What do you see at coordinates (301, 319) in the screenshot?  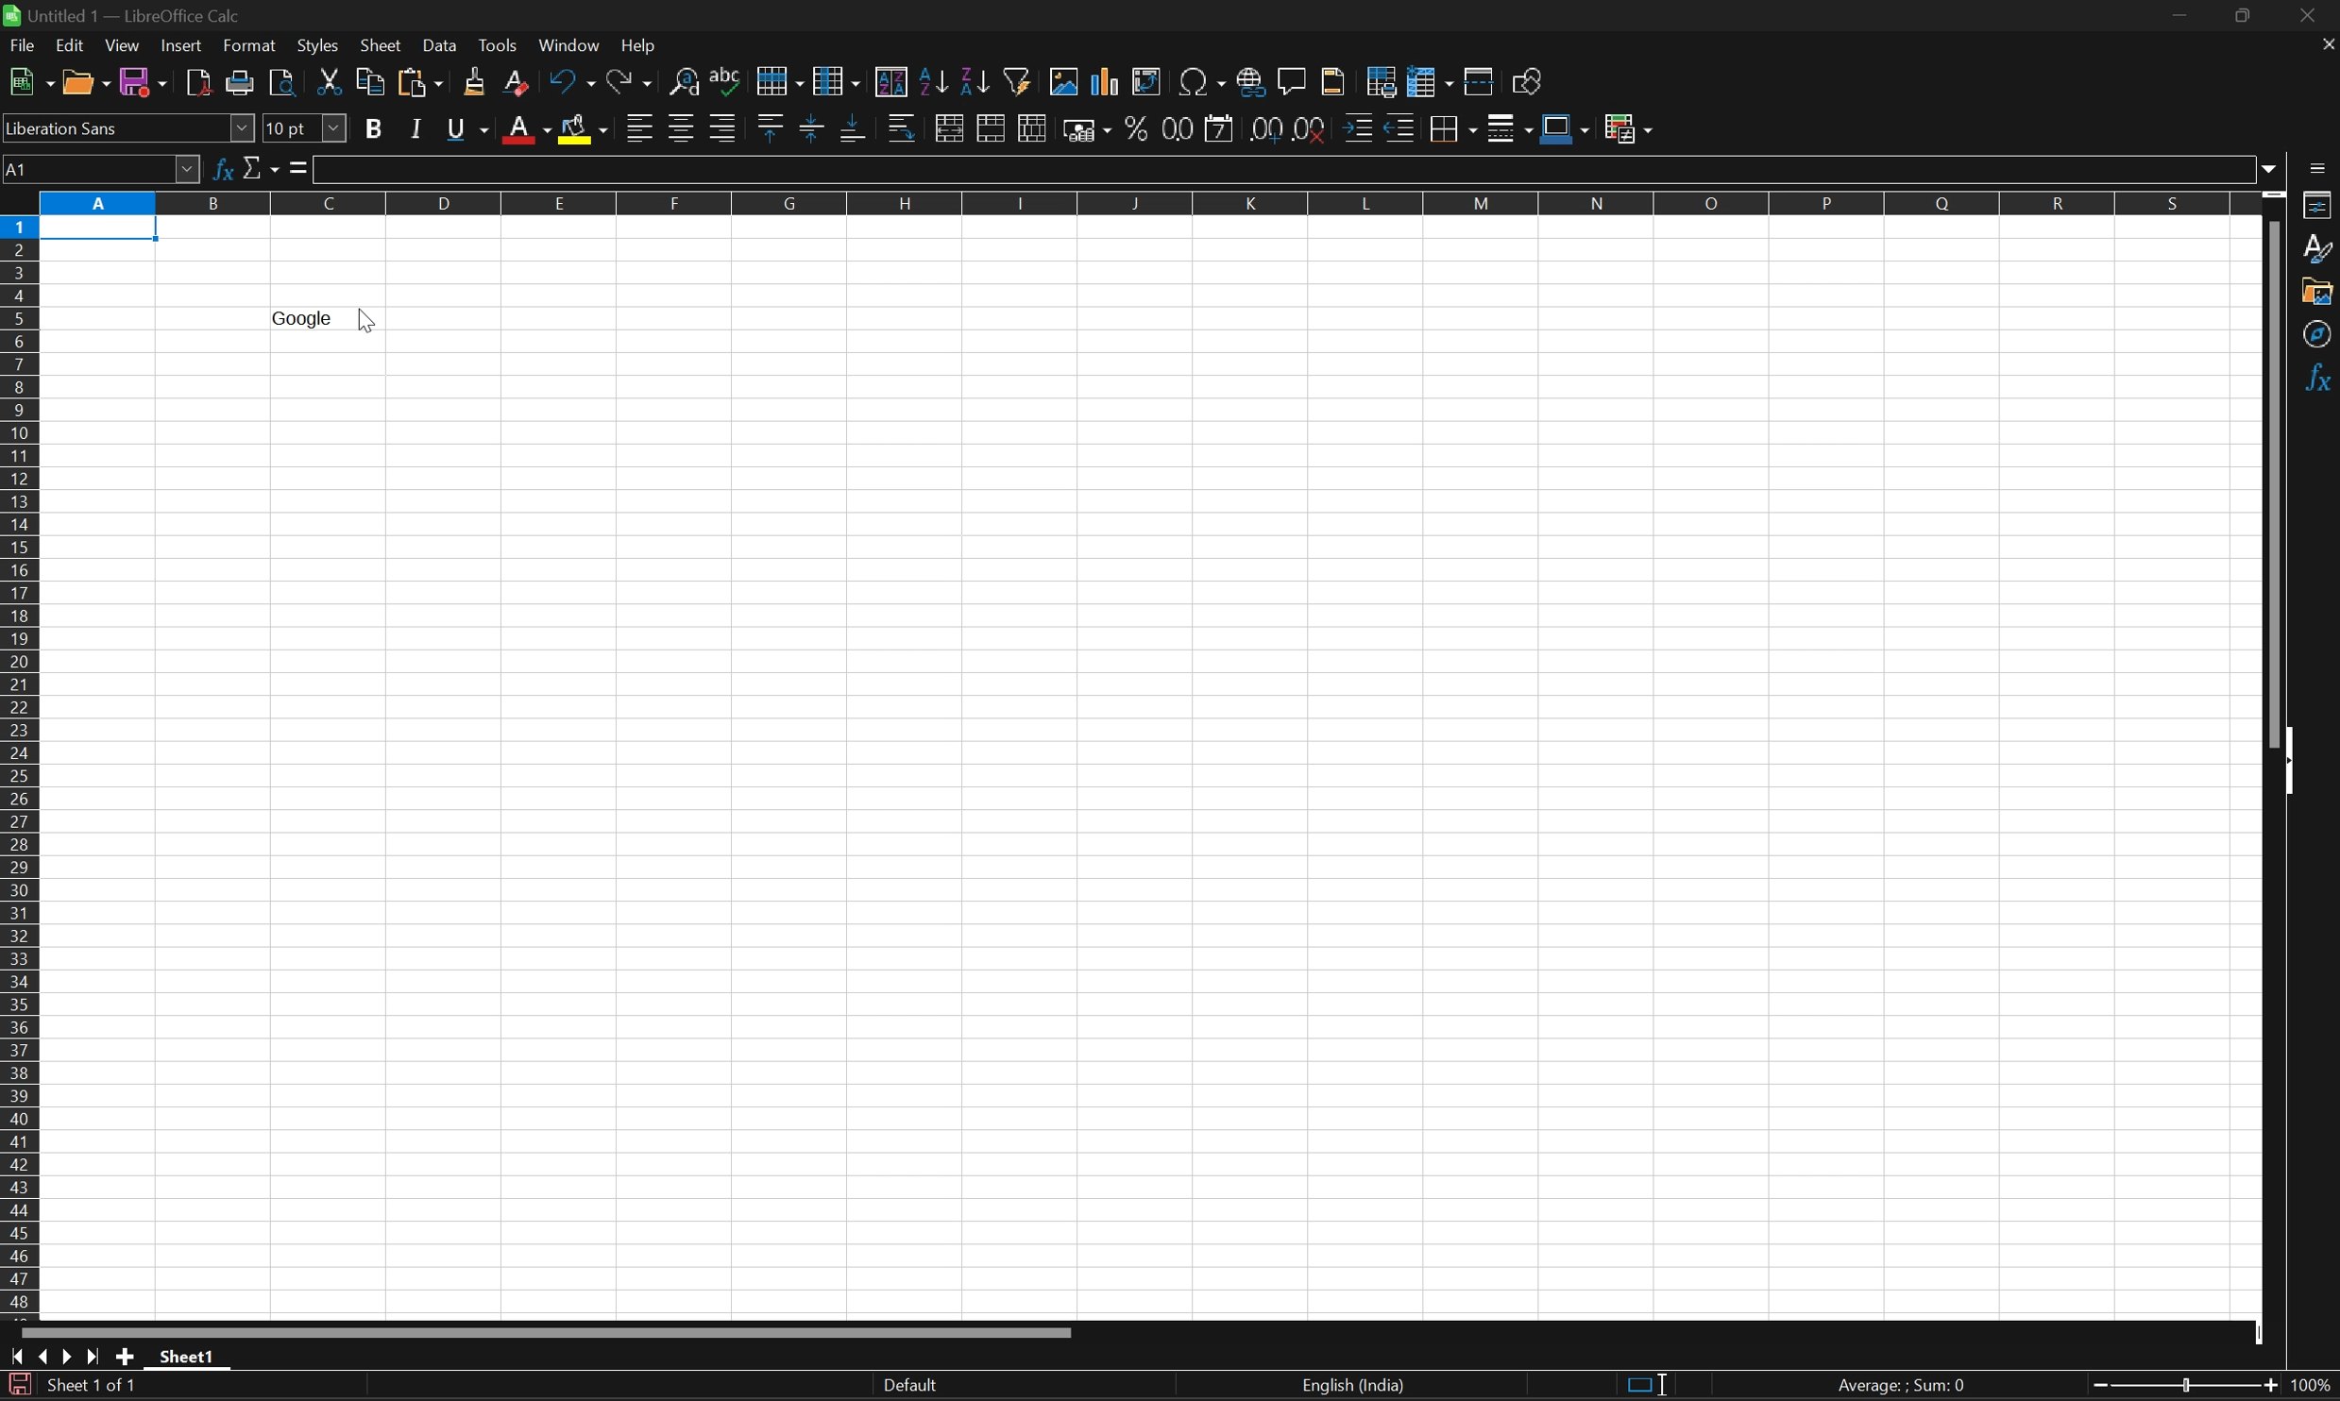 I see `Goolge` at bounding box center [301, 319].